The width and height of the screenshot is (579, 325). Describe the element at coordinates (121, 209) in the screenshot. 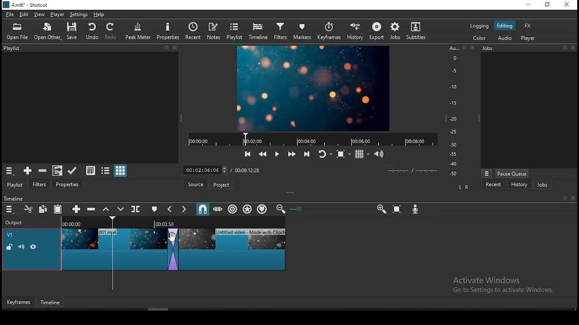

I see `overwrite` at that location.